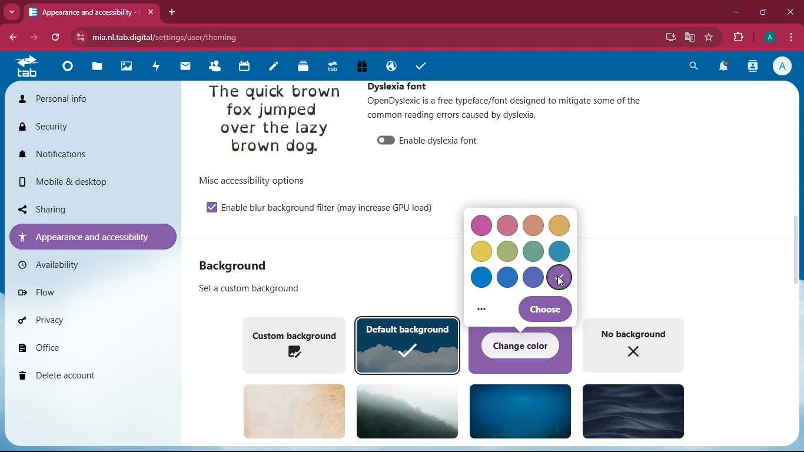  I want to click on notes, so click(271, 68).